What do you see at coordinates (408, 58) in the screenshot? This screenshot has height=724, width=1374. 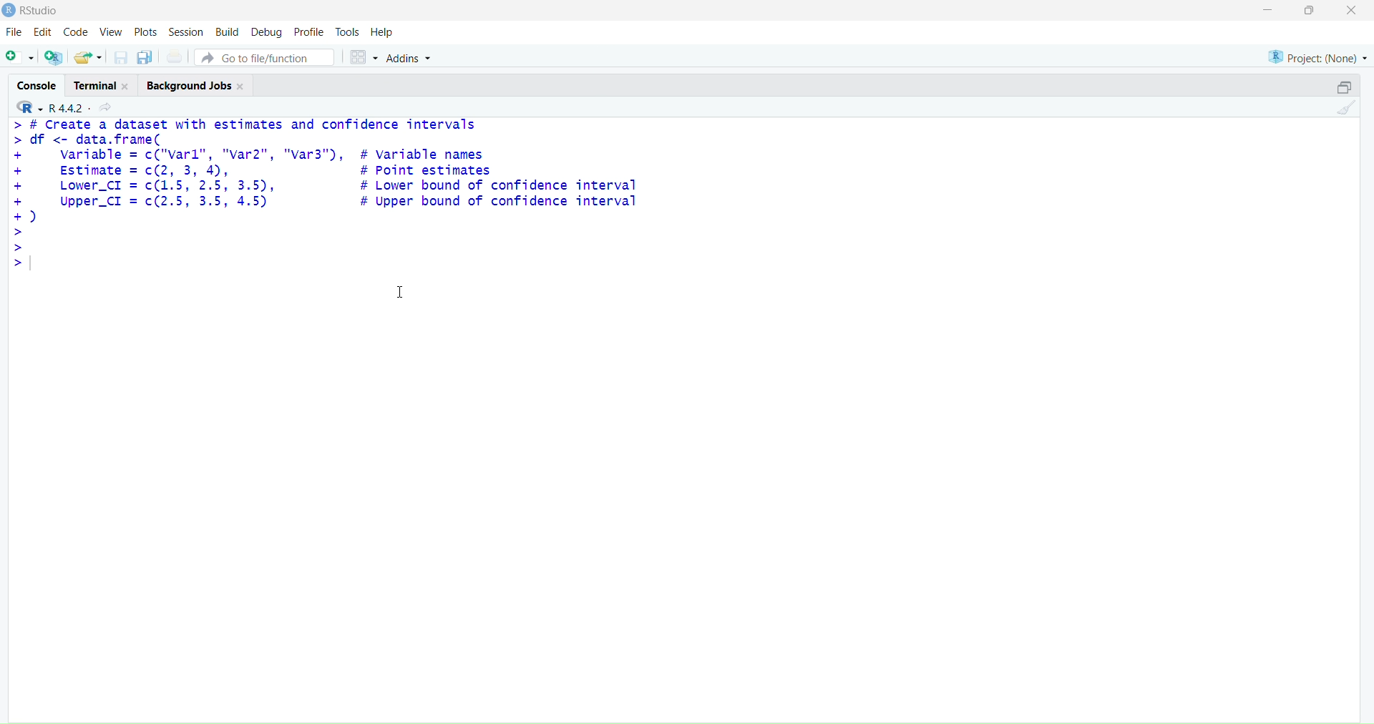 I see `Addins` at bounding box center [408, 58].